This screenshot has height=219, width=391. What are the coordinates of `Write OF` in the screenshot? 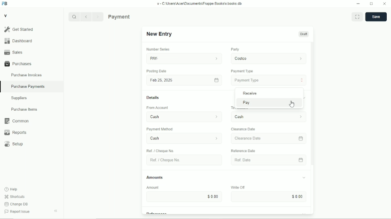 It's located at (236, 187).